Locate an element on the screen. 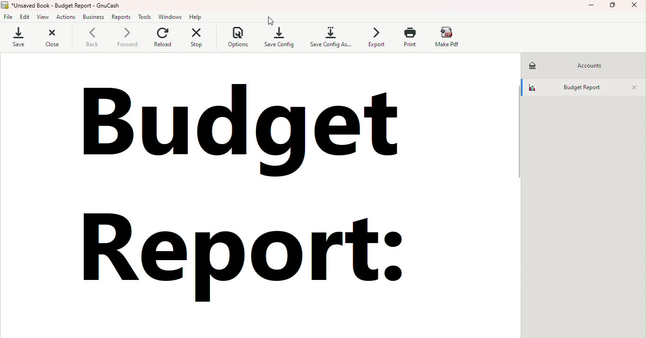 The height and width of the screenshot is (338, 646). Windows is located at coordinates (170, 18).